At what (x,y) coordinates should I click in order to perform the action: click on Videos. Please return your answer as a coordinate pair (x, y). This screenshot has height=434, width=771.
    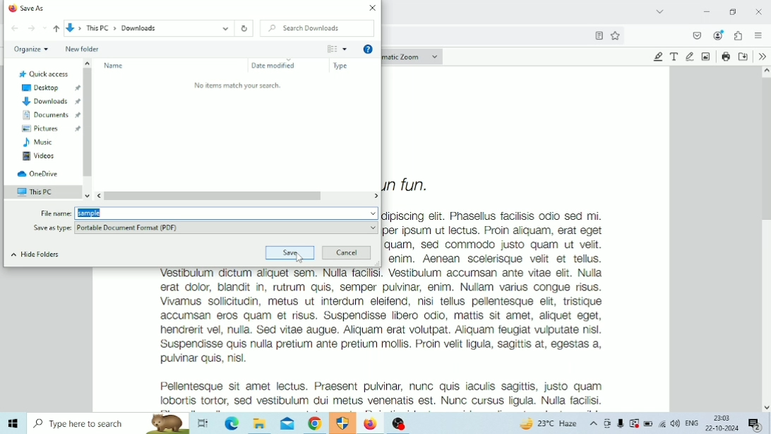
    Looking at the image, I should click on (40, 156).